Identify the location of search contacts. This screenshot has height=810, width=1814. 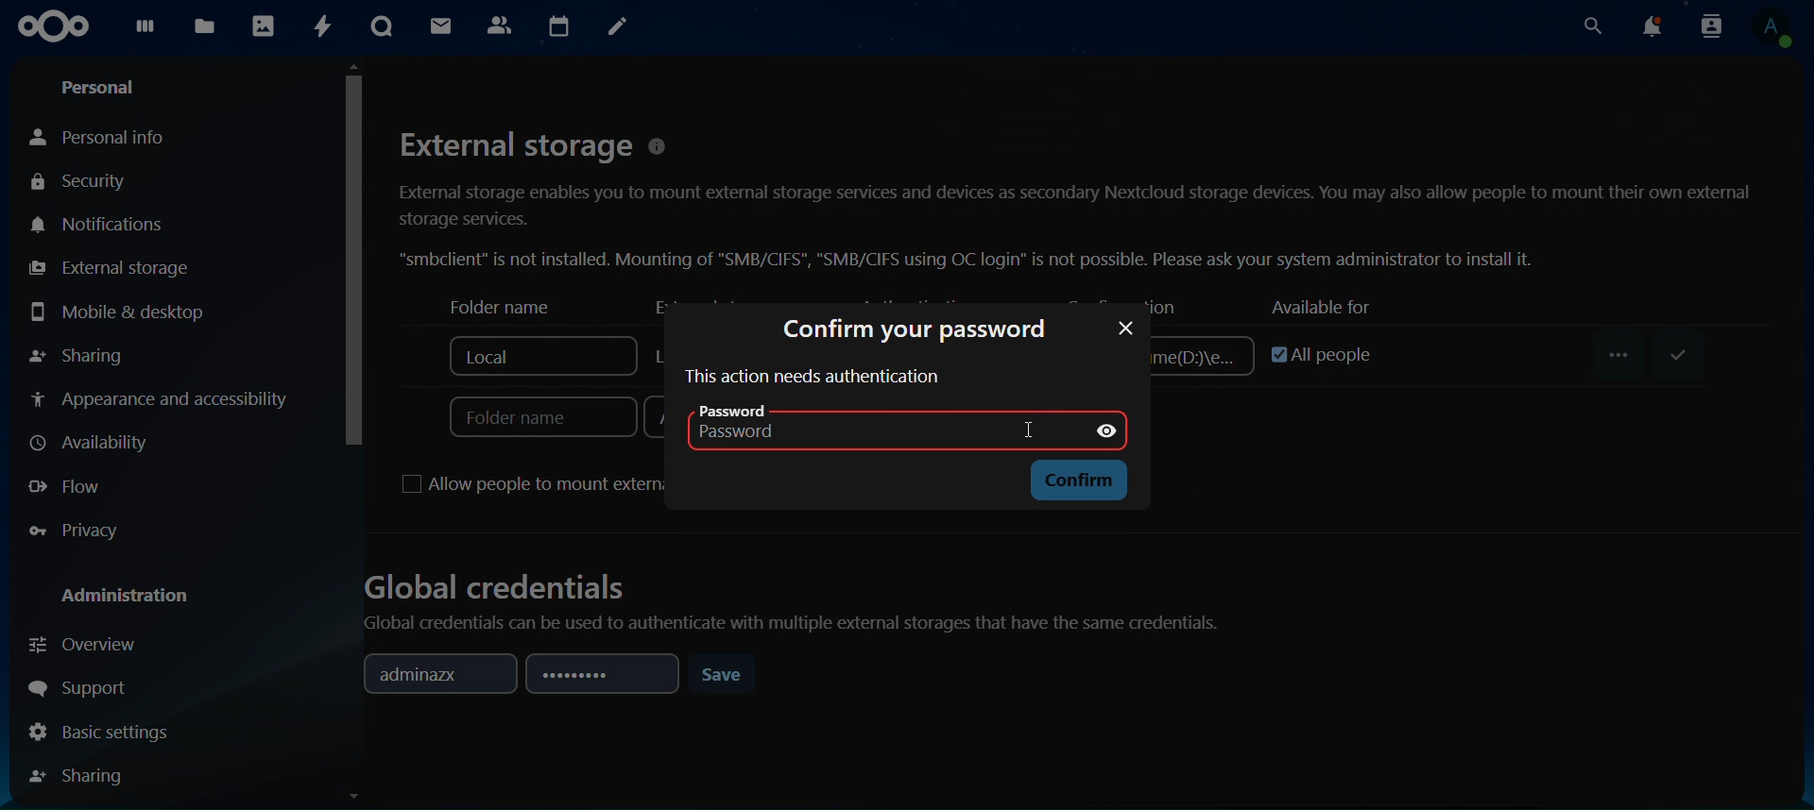
(1711, 26).